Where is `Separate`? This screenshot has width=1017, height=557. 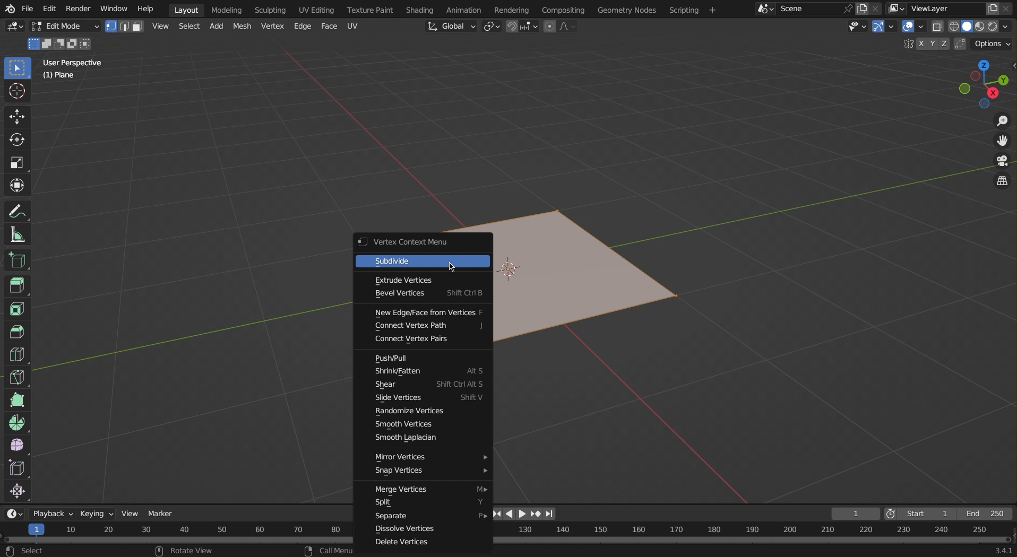 Separate is located at coordinates (426, 517).